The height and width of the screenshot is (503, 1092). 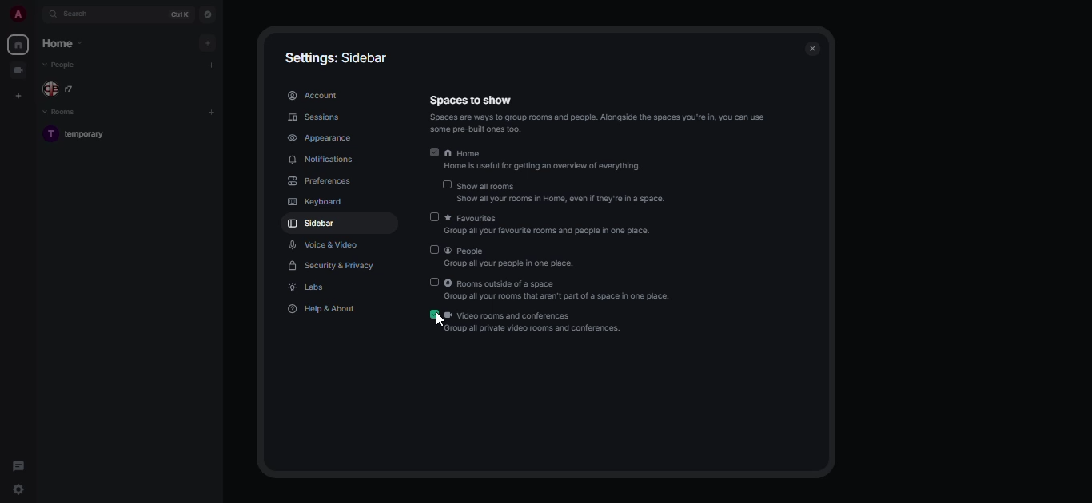 What do you see at coordinates (17, 96) in the screenshot?
I see `create space` at bounding box center [17, 96].